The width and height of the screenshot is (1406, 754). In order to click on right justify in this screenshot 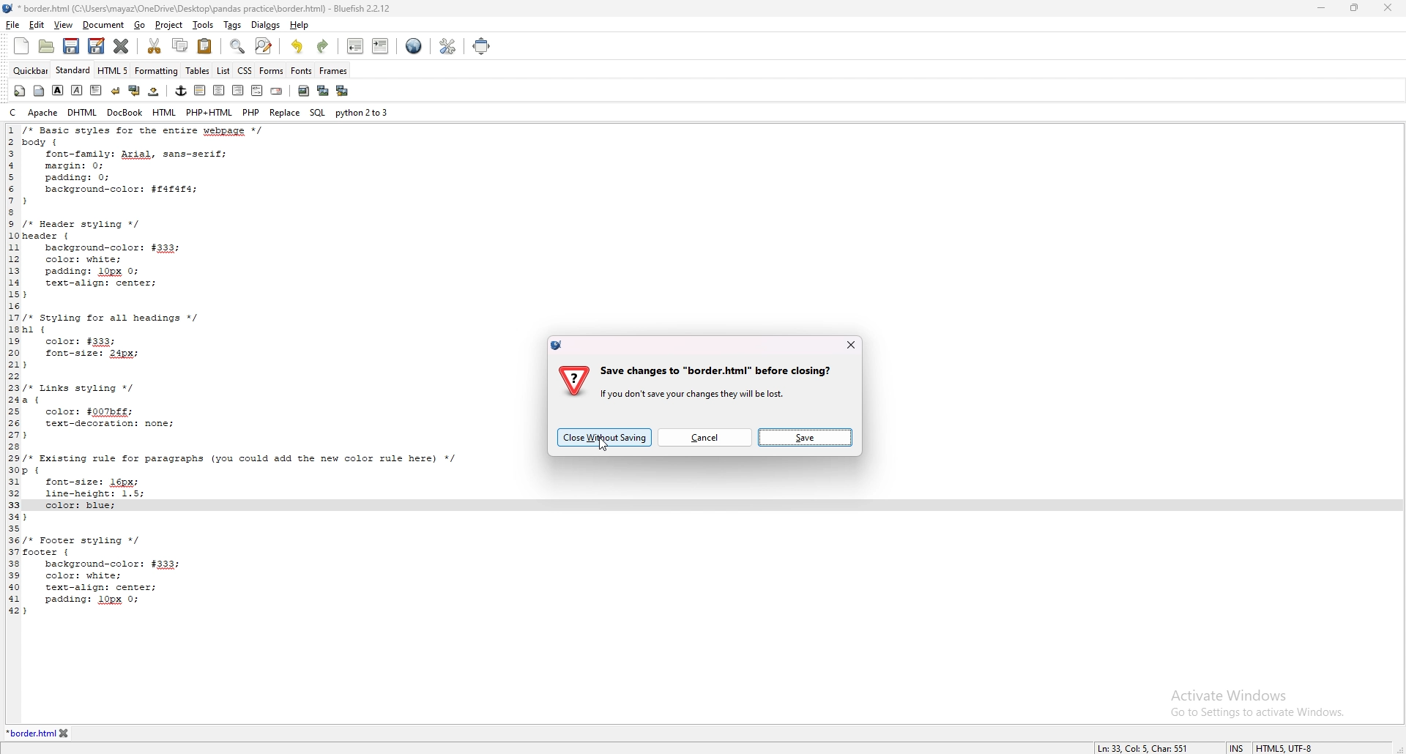, I will do `click(239, 91)`.